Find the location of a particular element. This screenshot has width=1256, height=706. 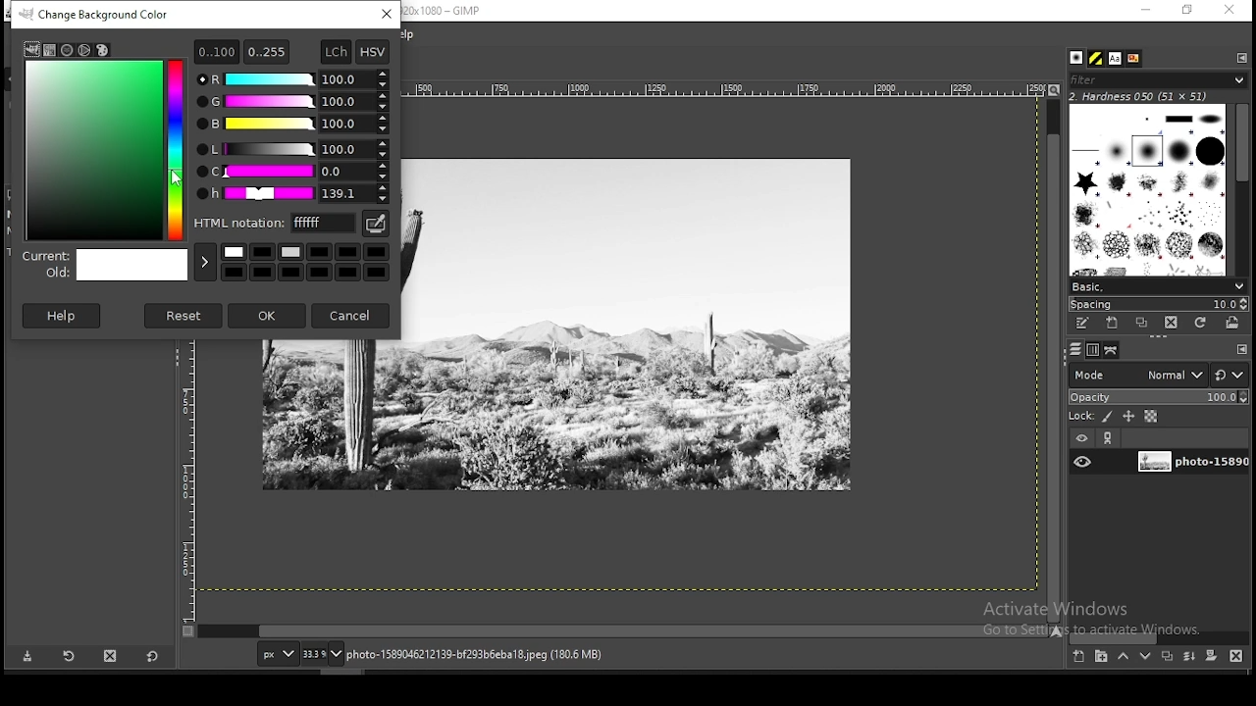

cmyk is located at coordinates (51, 51).